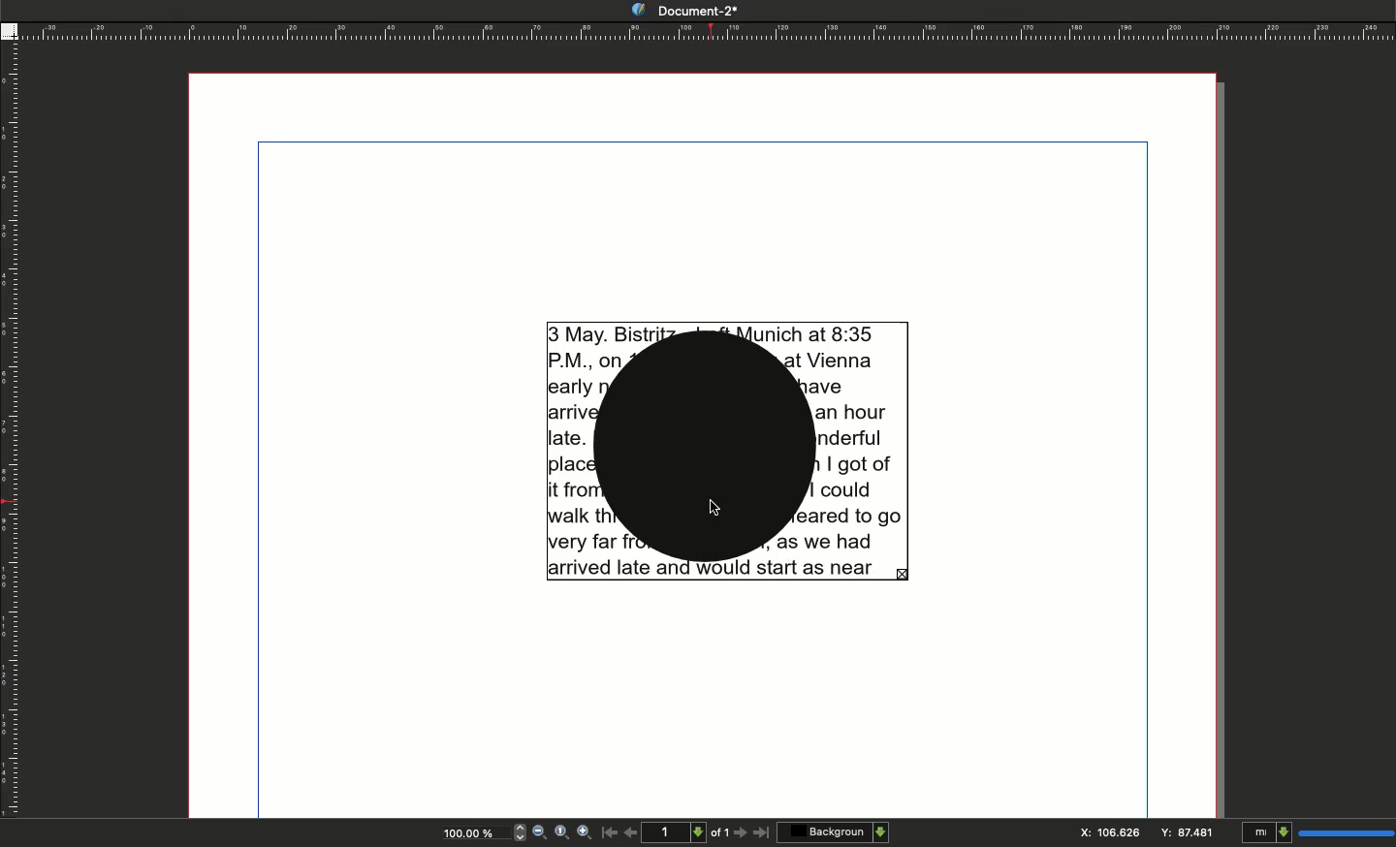  What do you see at coordinates (540, 831) in the screenshot?
I see `Zoom out` at bounding box center [540, 831].